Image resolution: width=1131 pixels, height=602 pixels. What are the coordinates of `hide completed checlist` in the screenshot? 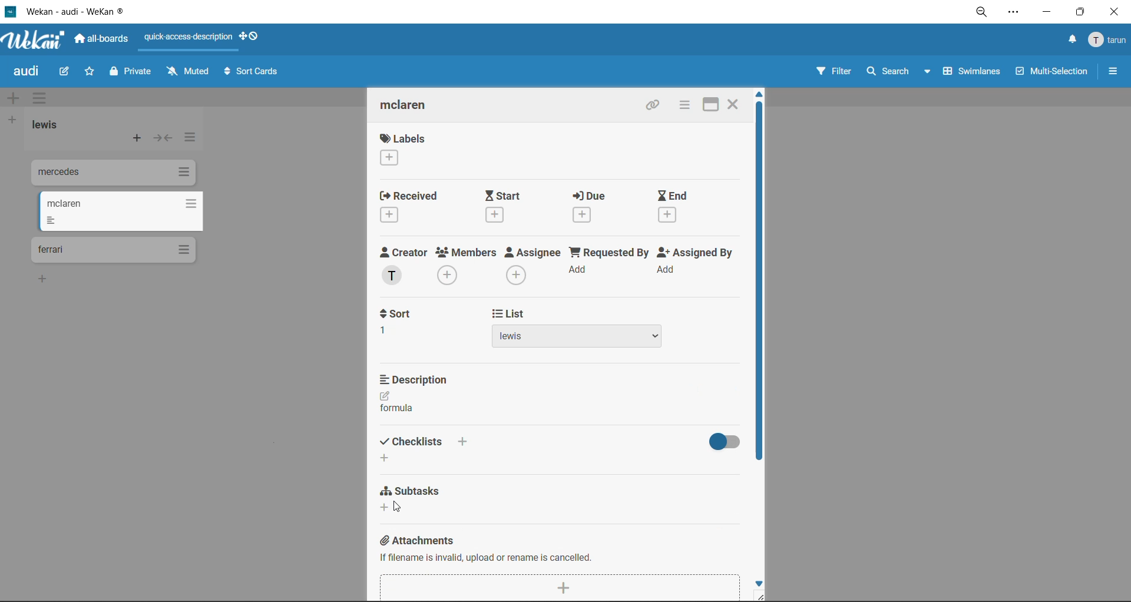 It's located at (723, 441).